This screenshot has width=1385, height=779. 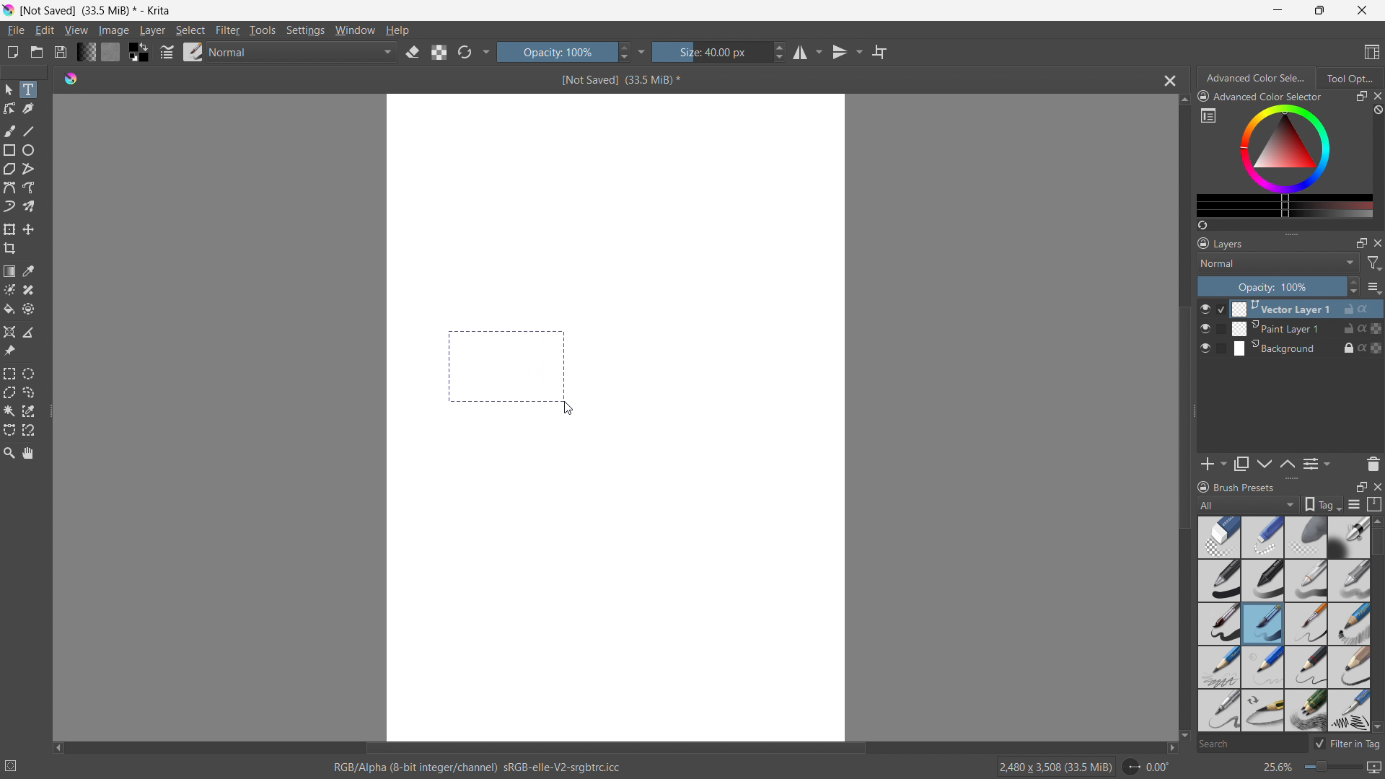 What do you see at coordinates (10, 248) in the screenshot?
I see `crop the image to an area` at bounding box center [10, 248].